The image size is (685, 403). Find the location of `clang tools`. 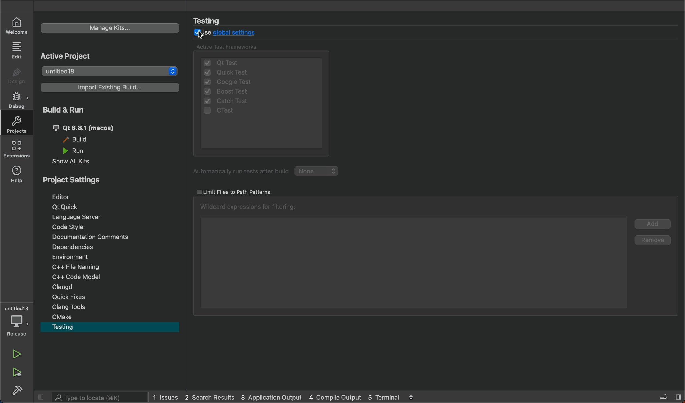

clang tools is located at coordinates (110, 307).